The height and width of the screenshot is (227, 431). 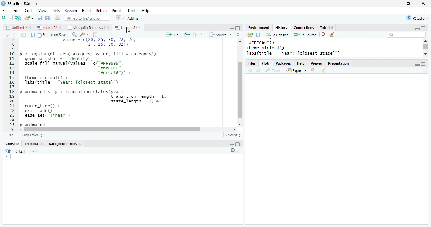 What do you see at coordinates (233, 135) in the screenshot?
I see `R Script` at bounding box center [233, 135].